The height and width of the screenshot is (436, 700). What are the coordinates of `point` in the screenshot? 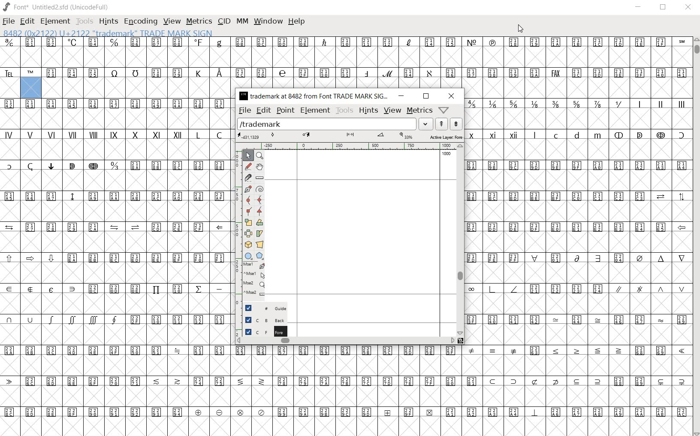 It's located at (285, 110).